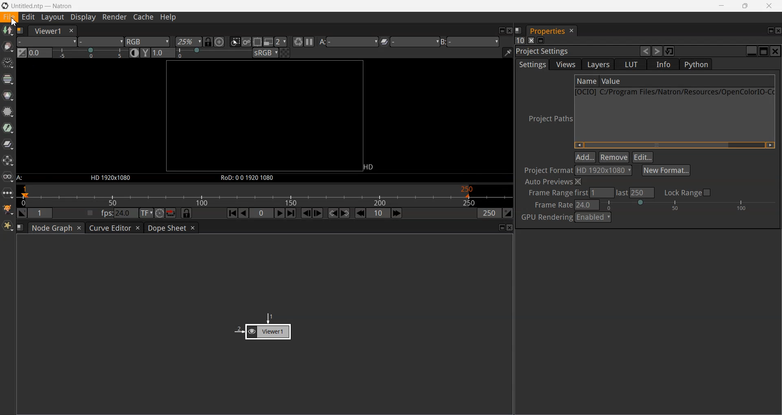 The height and width of the screenshot is (415, 782). Describe the element at coordinates (597, 64) in the screenshot. I see `Layers` at that location.